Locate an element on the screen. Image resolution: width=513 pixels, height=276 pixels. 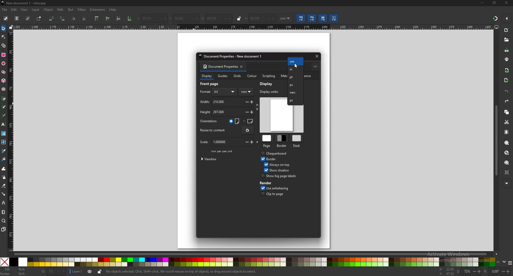
mm per user unit is located at coordinates (223, 151).